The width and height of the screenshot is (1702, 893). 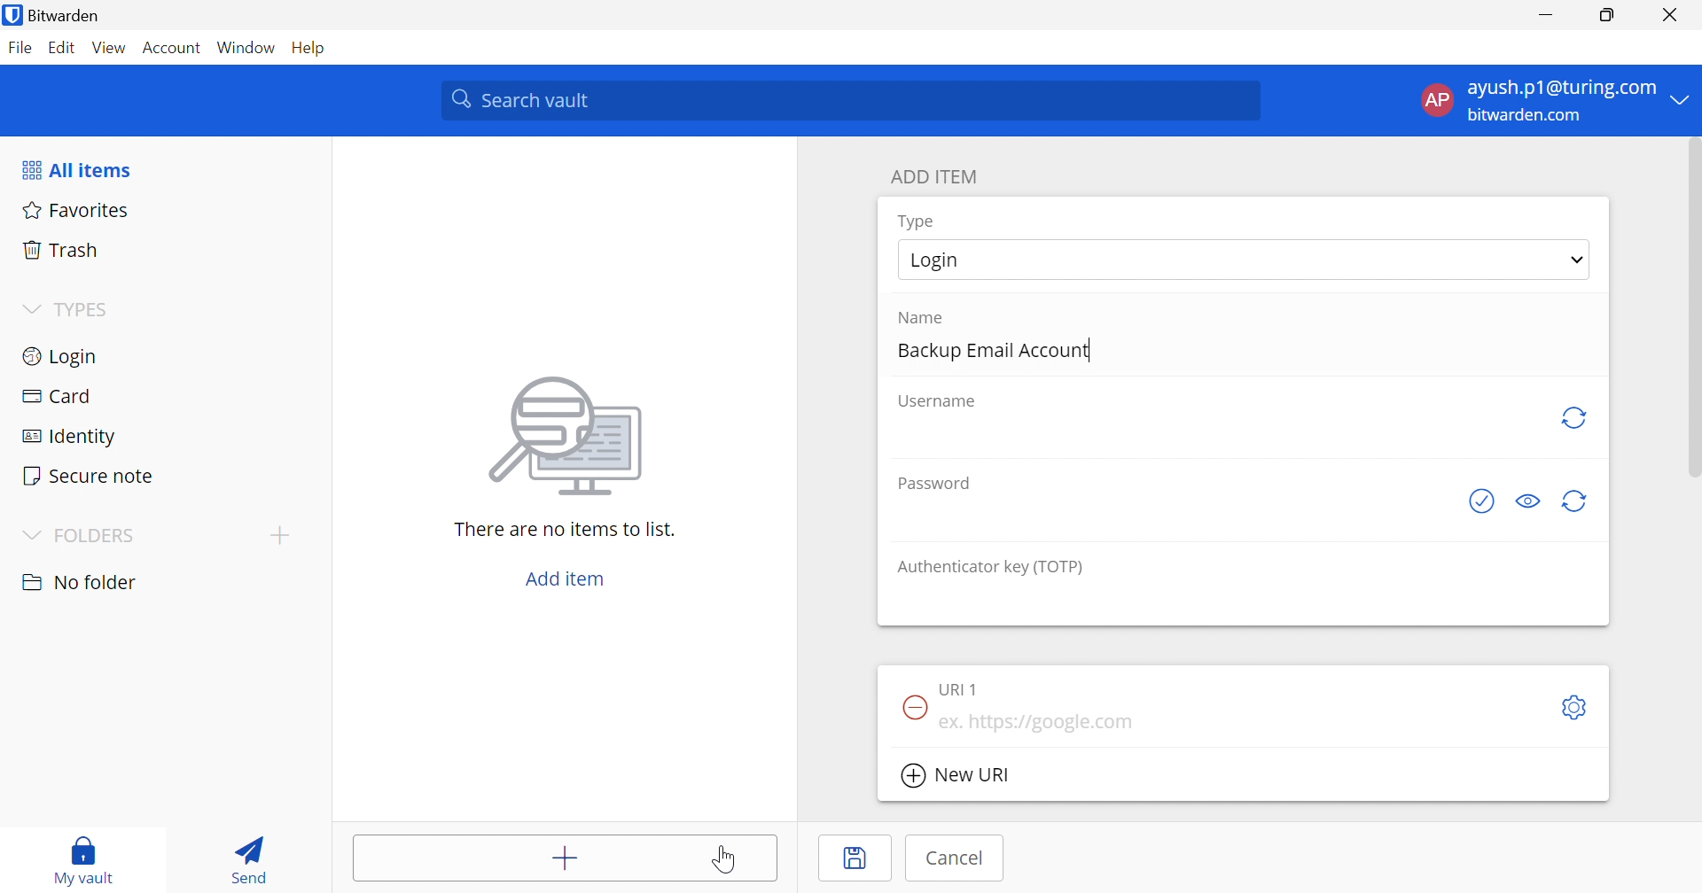 What do you see at coordinates (254, 858) in the screenshot?
I see `Send` at bounding box center [254, 858].